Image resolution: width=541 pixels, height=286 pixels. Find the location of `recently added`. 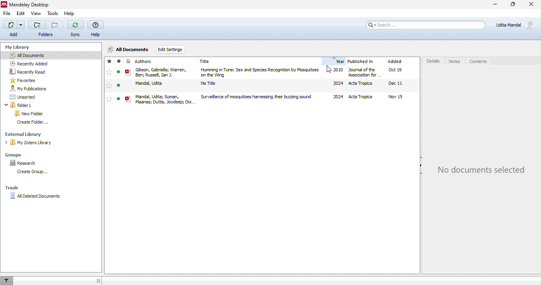

recently added is located at coordinates (27, 63).